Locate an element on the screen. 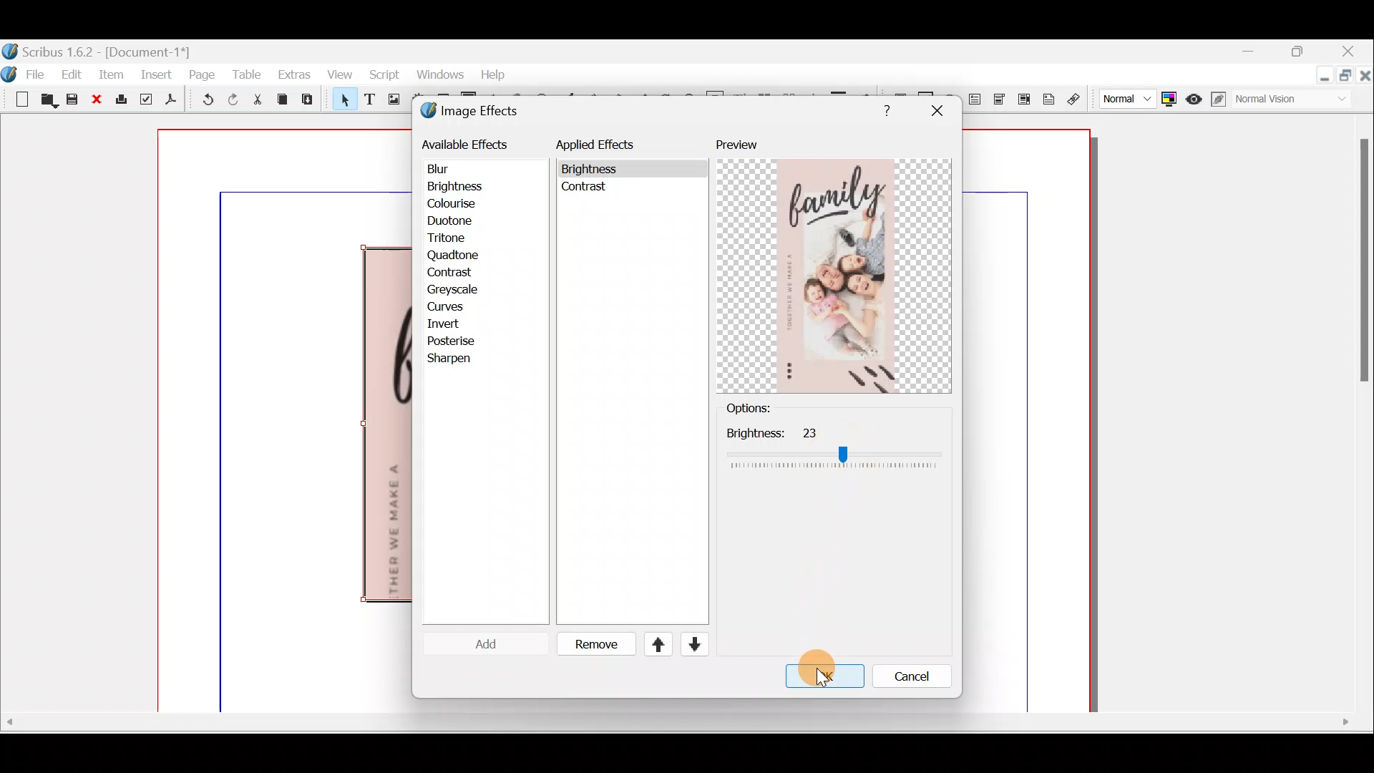 Image resolution: width=1374 pixels, height=773 pixels. Link annotation is located at coordinates (1076, 99).